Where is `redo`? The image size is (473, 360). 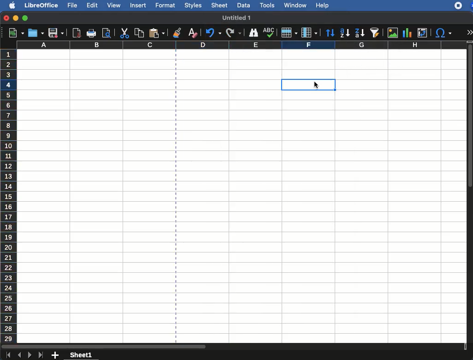 redo is located at coordinates (234, 33).